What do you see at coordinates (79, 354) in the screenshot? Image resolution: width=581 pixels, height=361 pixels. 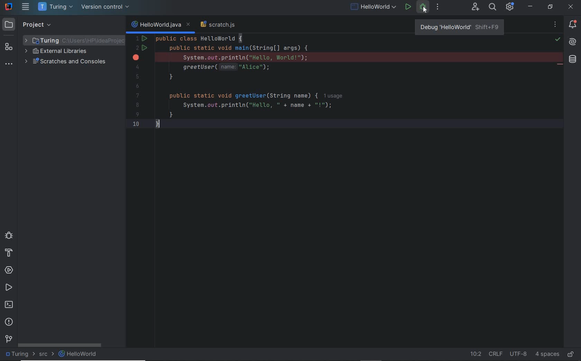 I see `file name` at bounding box center [79, 354].